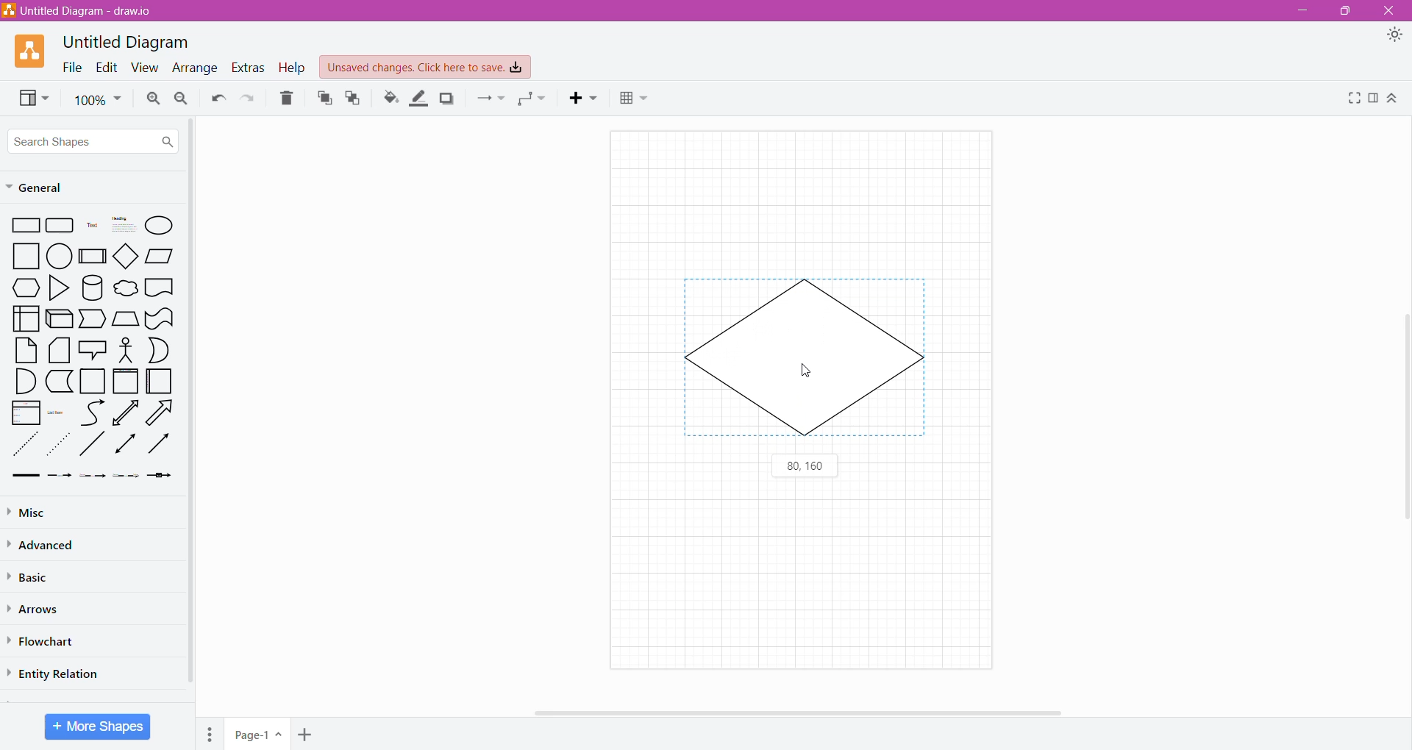 This screenshot has width=1412, height=750. What do you see at coordinates (142, 68) in the screenshot?
I see `View` at bounding box center [142, 68].